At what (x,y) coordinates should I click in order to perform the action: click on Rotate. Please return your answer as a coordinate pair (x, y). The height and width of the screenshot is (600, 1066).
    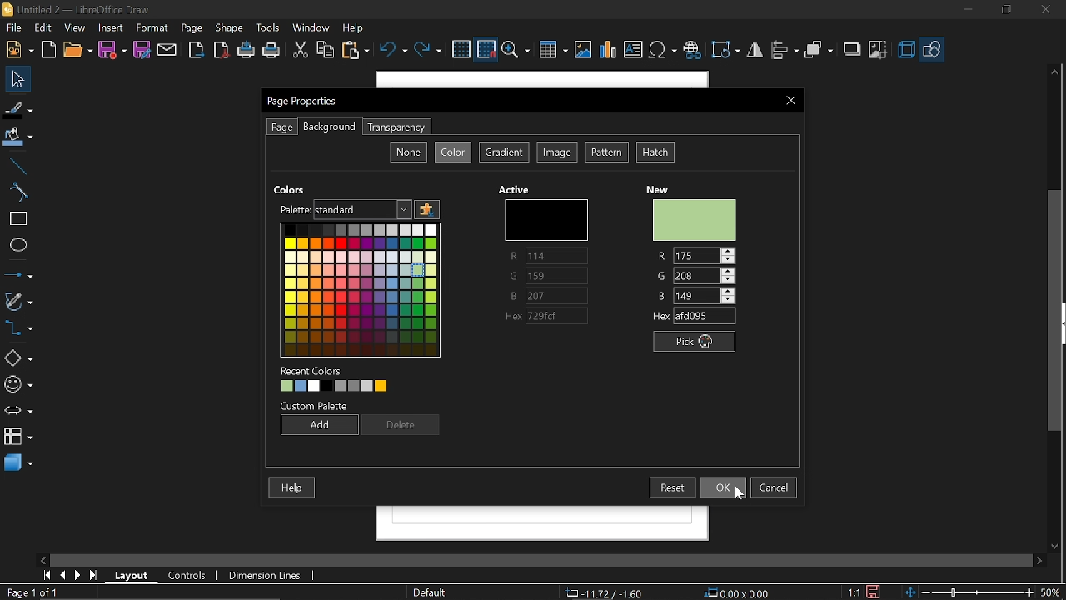
    Looking at the image, I should click on (726, 51).